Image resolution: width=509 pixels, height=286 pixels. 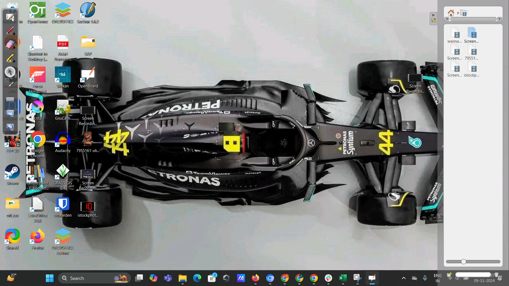 What do you see at coordinates (50, 279) in the screenshot?
I see `windows` at bounding box center [50, 279].